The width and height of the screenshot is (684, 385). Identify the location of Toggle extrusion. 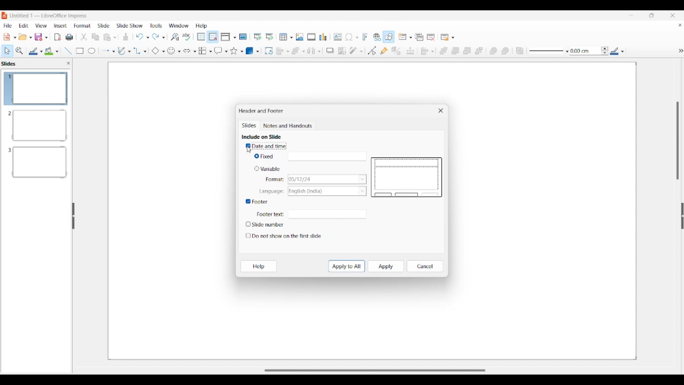
(397, 51).